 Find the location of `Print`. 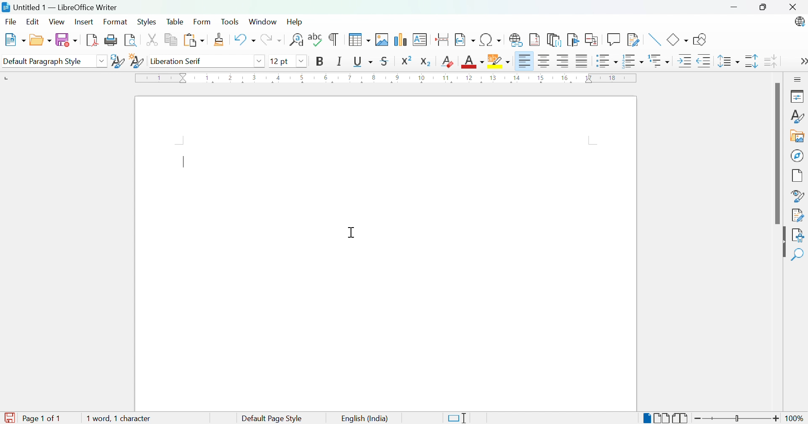

Print is located at coordinates (111, 40).